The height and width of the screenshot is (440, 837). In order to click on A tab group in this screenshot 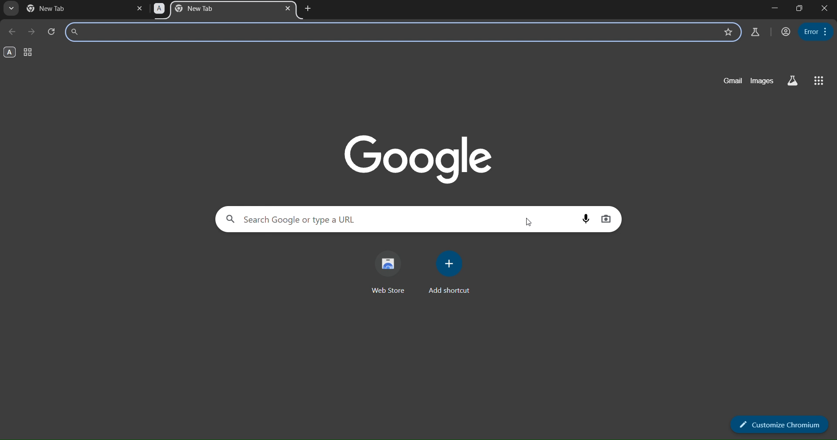, I will do `click(210, 11)`.